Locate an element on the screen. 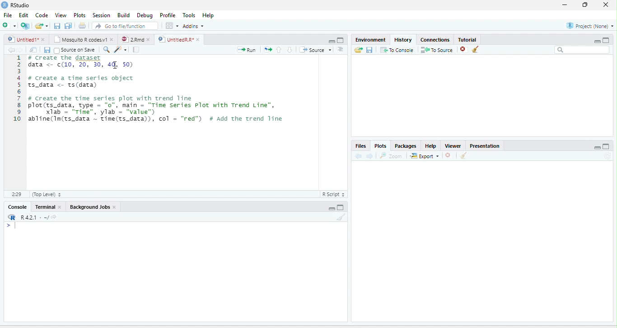  Show in new window is located at coordinates (33, 49).